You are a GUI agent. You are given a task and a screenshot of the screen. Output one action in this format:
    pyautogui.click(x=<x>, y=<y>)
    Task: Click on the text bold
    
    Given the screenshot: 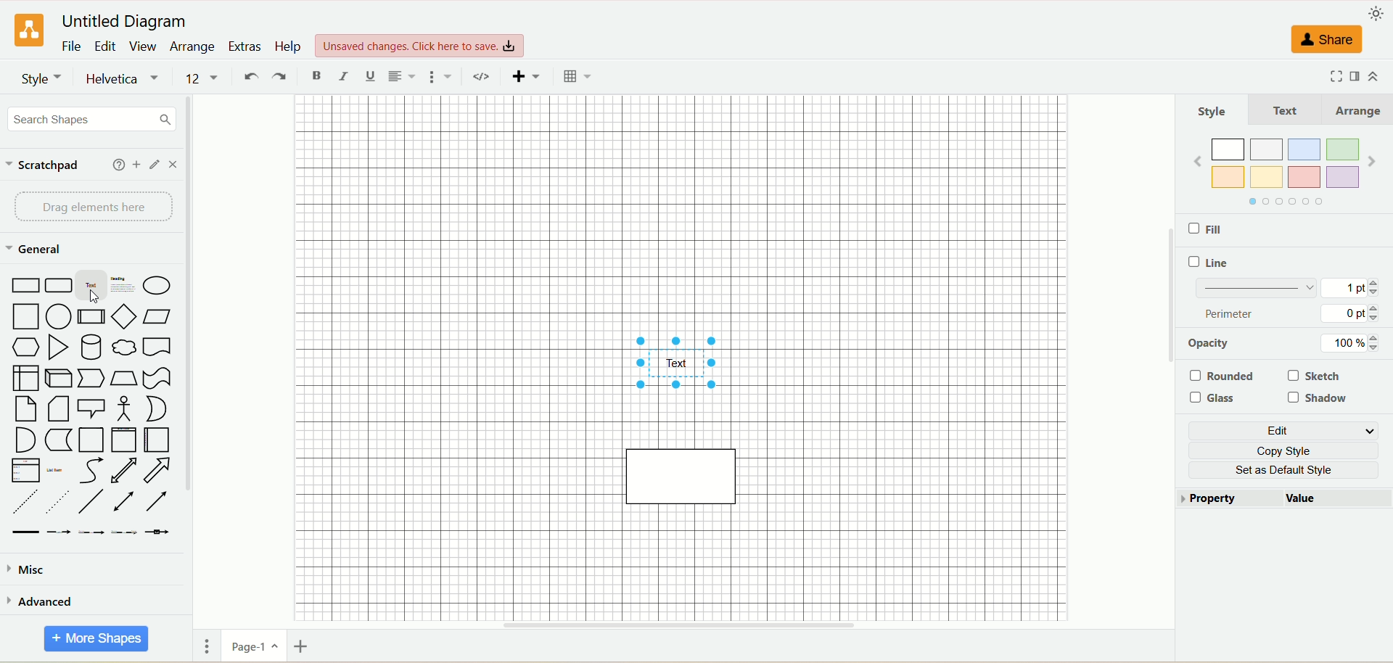 What is the action you would take?
    pyautogui.click(x=316, y=75)
    